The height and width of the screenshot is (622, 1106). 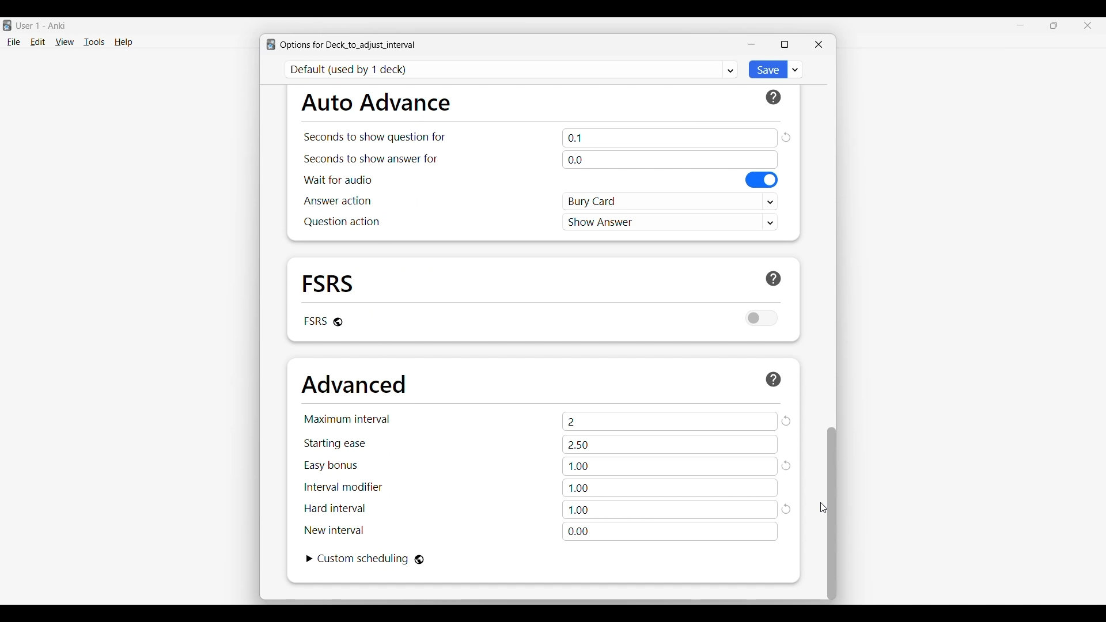 What do you see at coordinates (13, 43) in the screenshot?
I see `File menu` at bounding box center [13, 43].